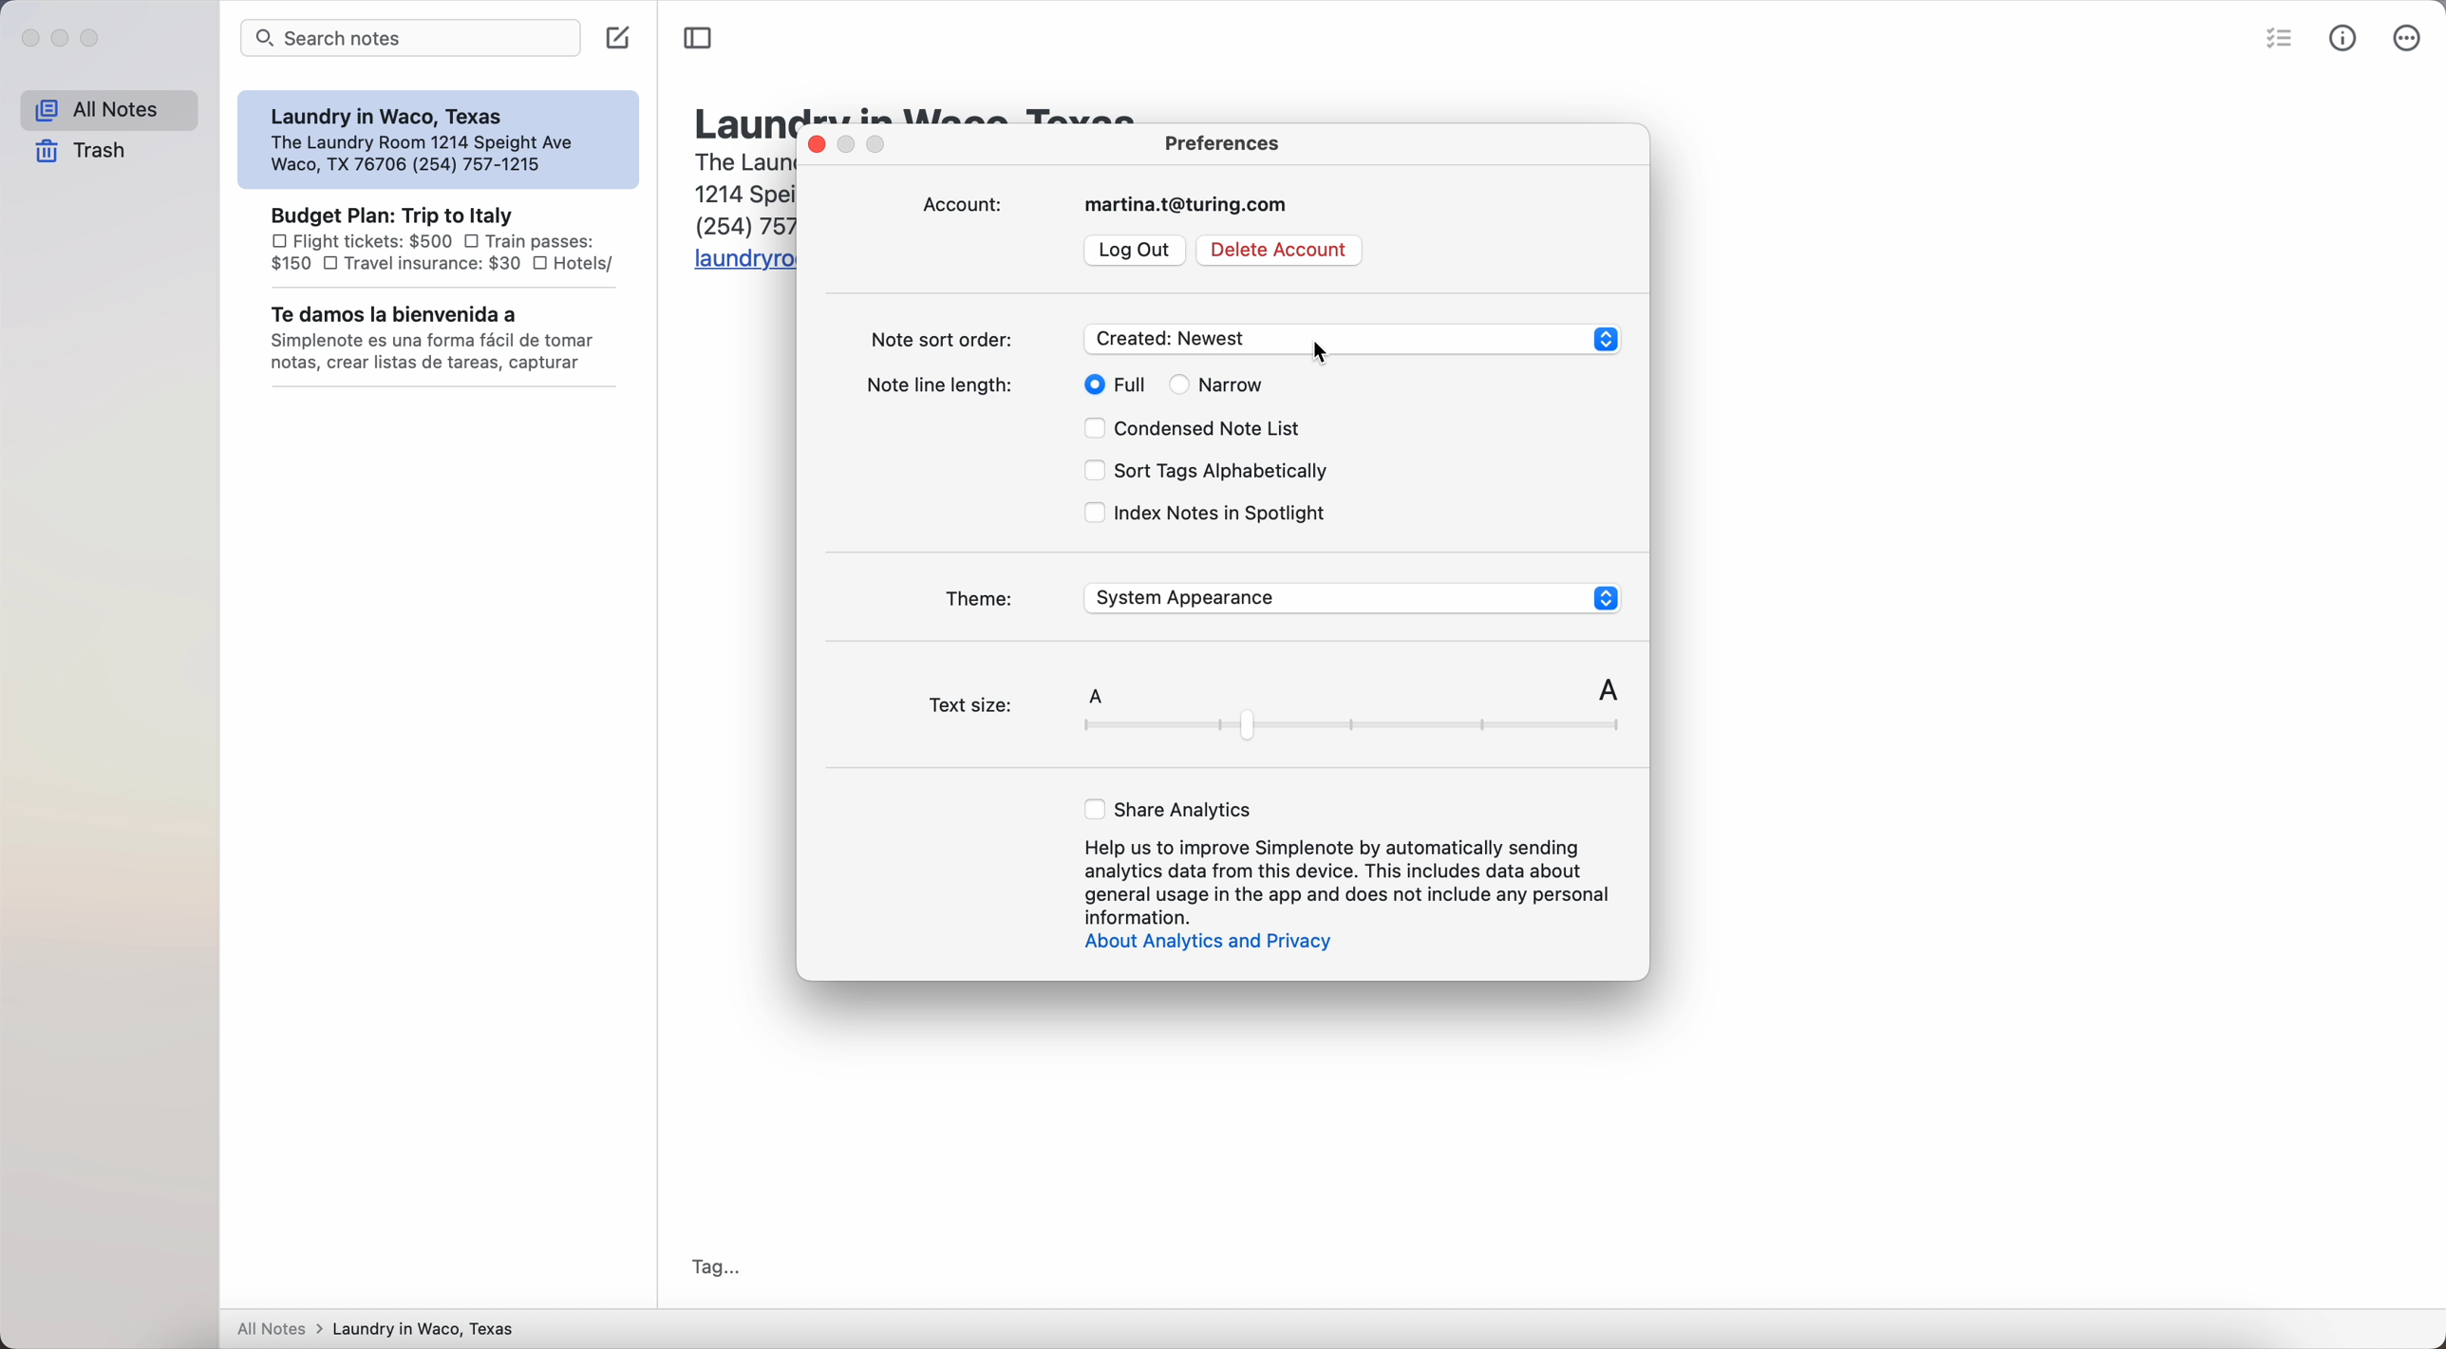 This screenshot has width=2446, height=1349. Describe the element at coordinates (882, 145) in the screenshot. I see `disable maximize popup` at that location.